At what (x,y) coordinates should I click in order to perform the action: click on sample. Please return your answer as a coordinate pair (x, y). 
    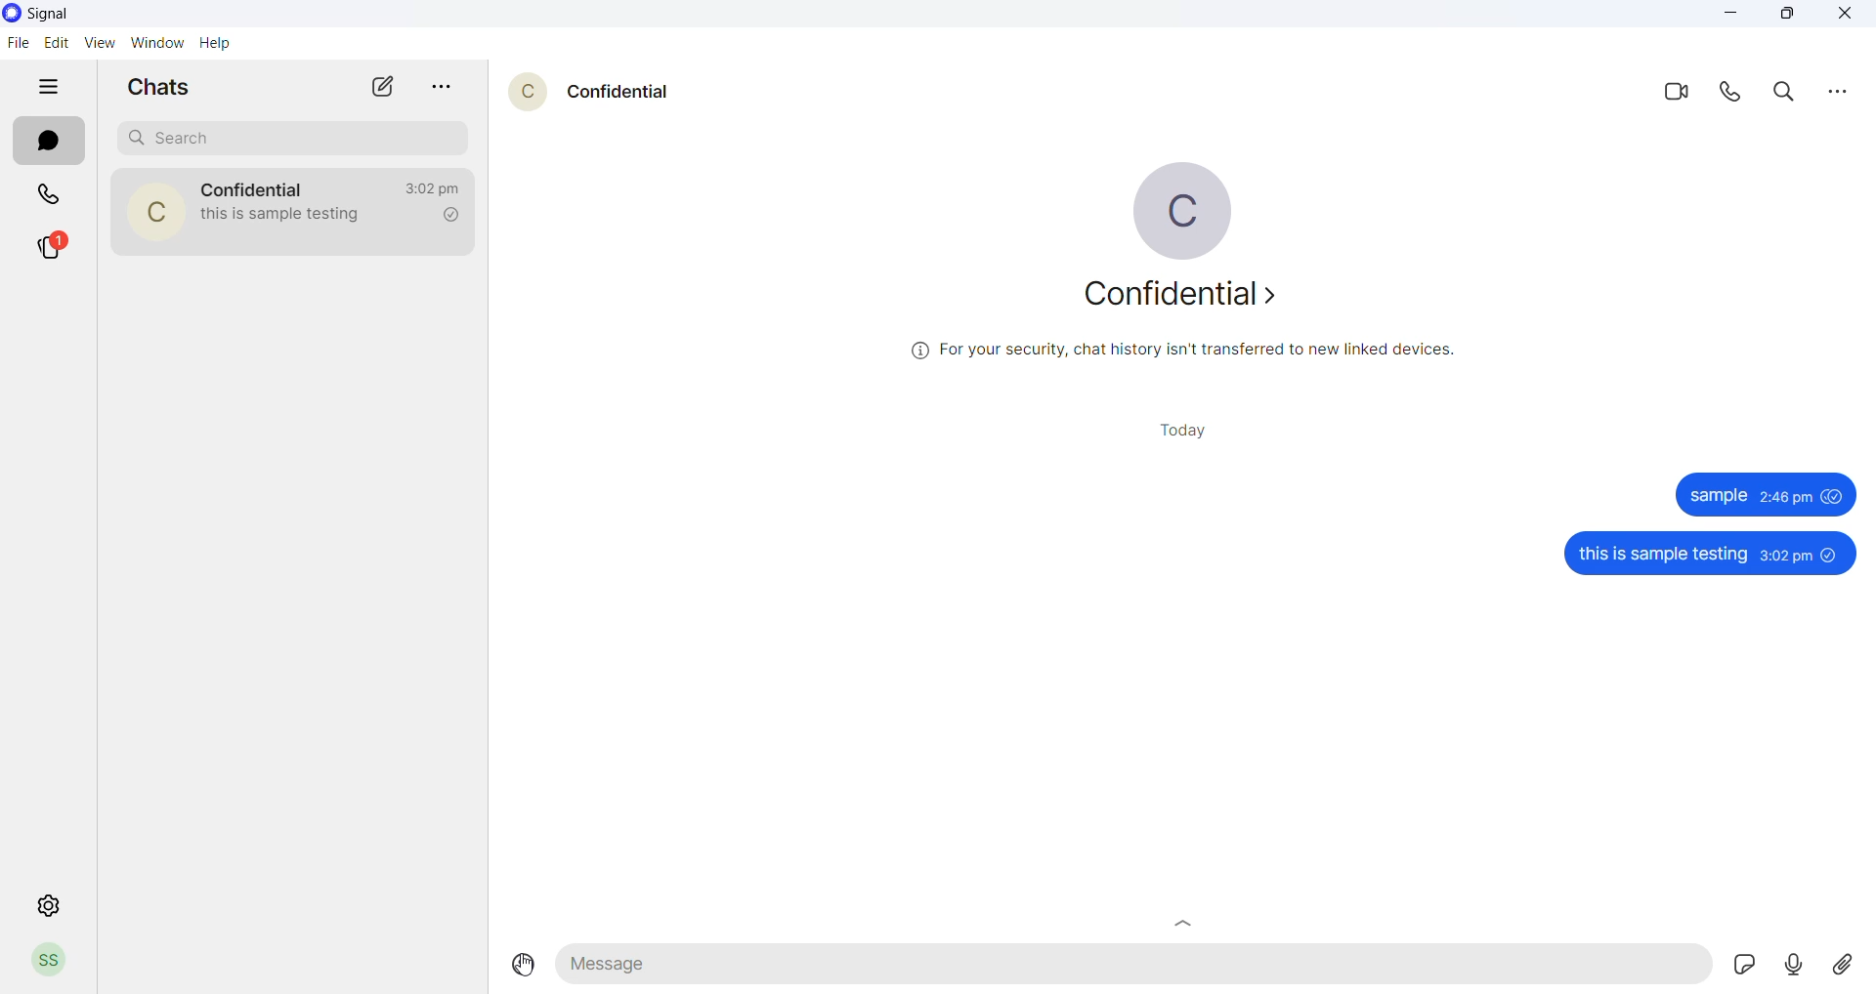
    Looking at the image, I should click on (1718, 495).